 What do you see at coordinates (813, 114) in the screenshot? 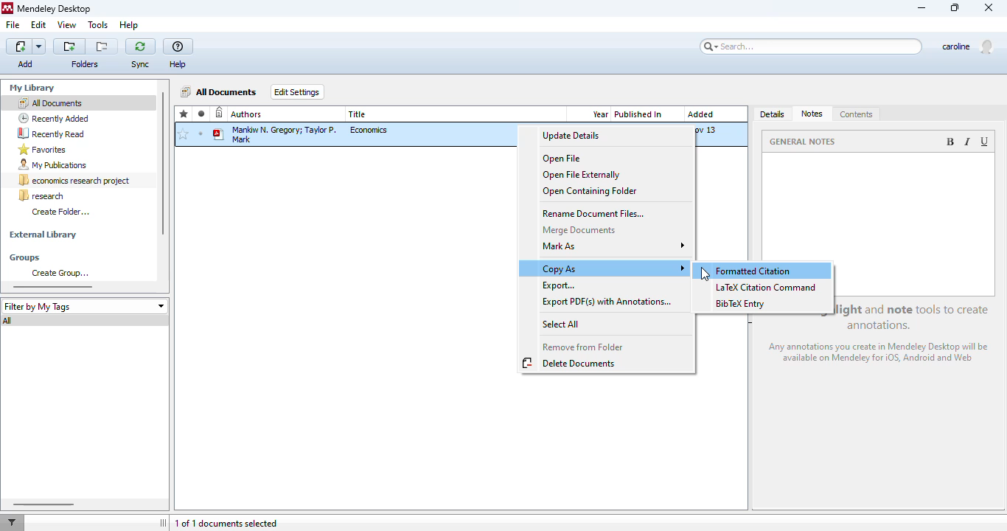
I see `notes` at bounding box center [813, 114].